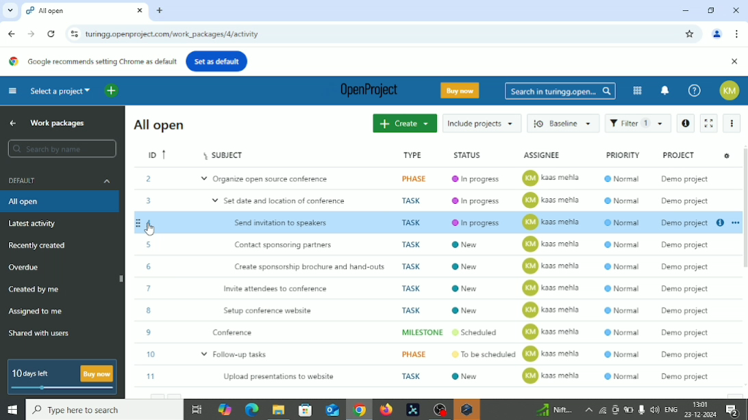  I want to click on Meet now, so click(615, 410).